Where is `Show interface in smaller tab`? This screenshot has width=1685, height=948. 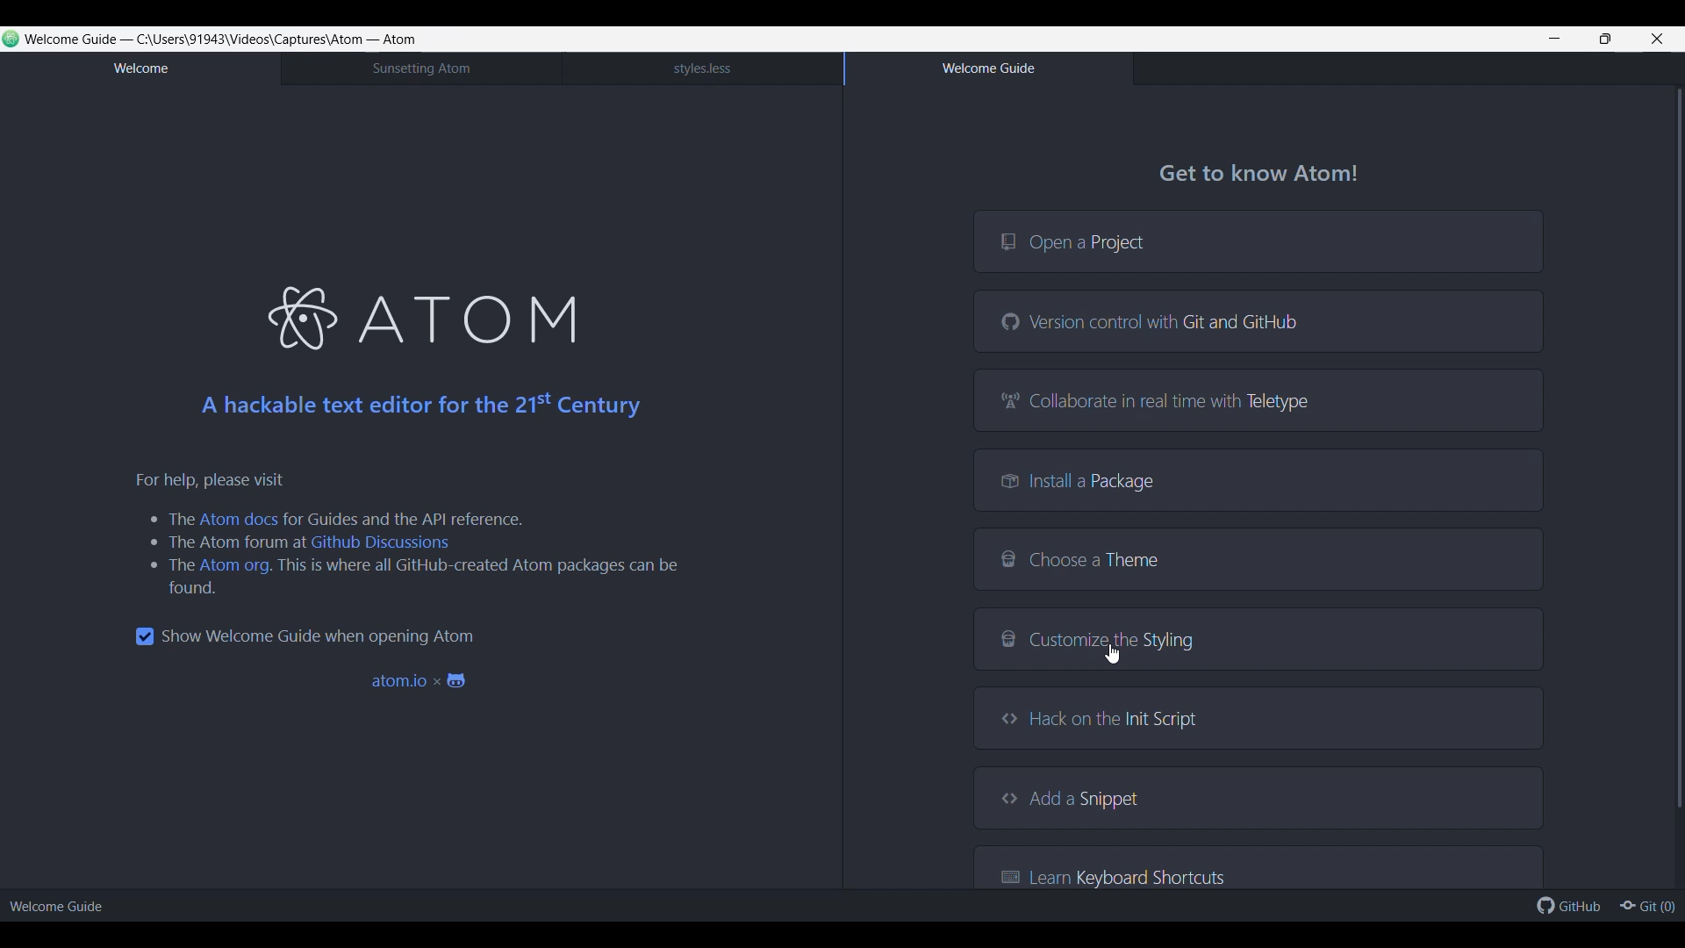
Show interface in smaller tab is located at coordinates (1605, 39).